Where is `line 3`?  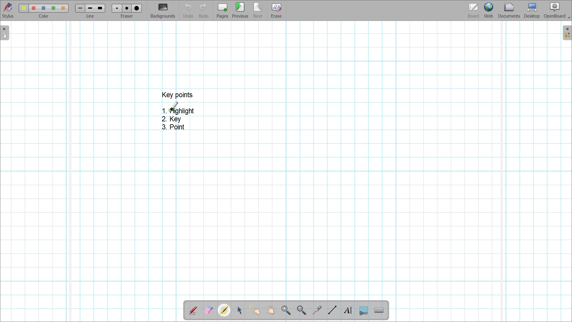 line 3 is located at coordinates (100, 8).